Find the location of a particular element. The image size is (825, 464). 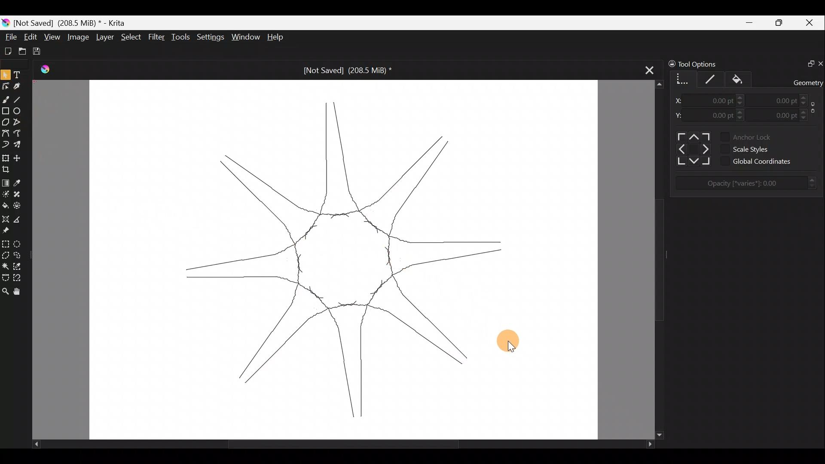

Assistant tool is located at coordinates (6, 219).